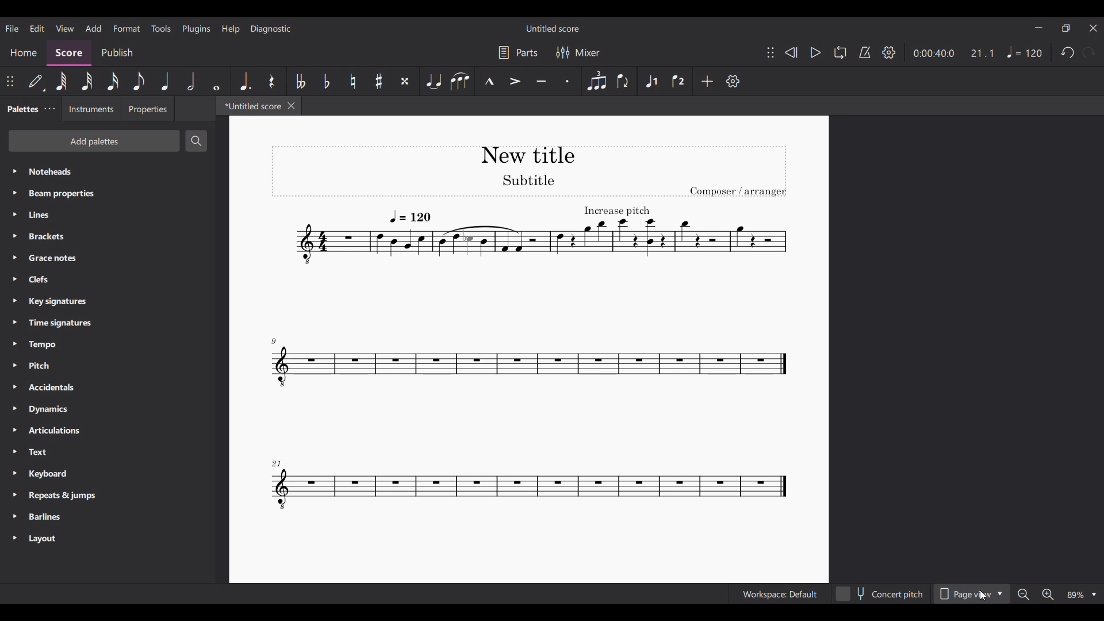 The height and width of the screenshot is (621, 1104). I want to click on Text, so click(107, 452).